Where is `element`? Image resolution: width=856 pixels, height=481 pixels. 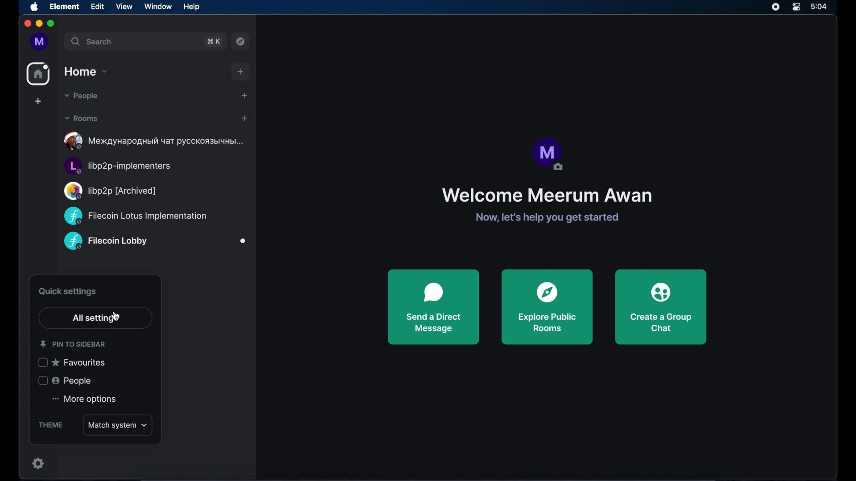 element is located at coordinates (65, 6).